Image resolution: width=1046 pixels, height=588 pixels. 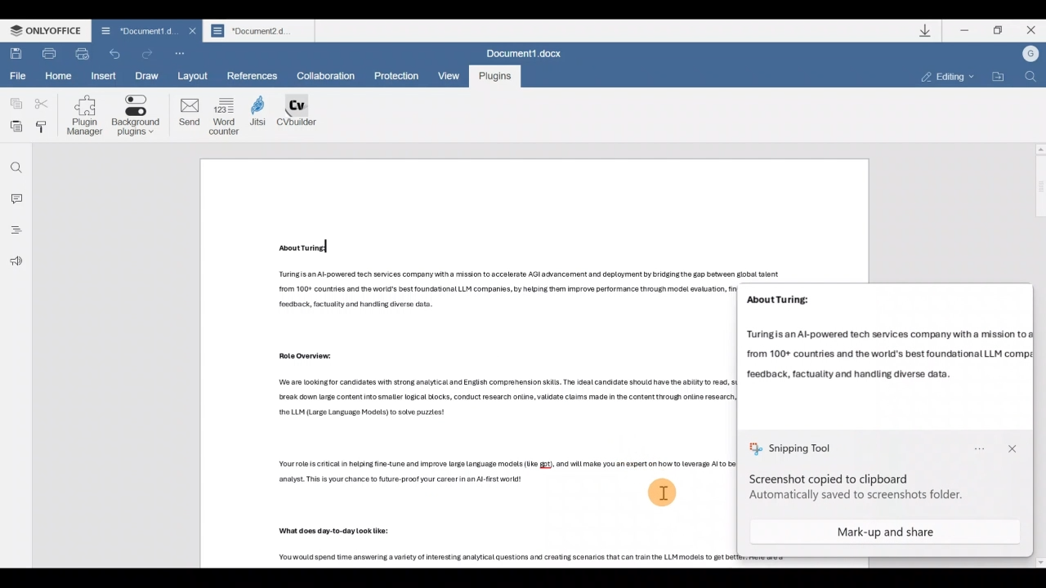 What do you see at coordinates (83, 117) in the screenshot?
I see `Plugin manager` at bounding box center [83, 117].